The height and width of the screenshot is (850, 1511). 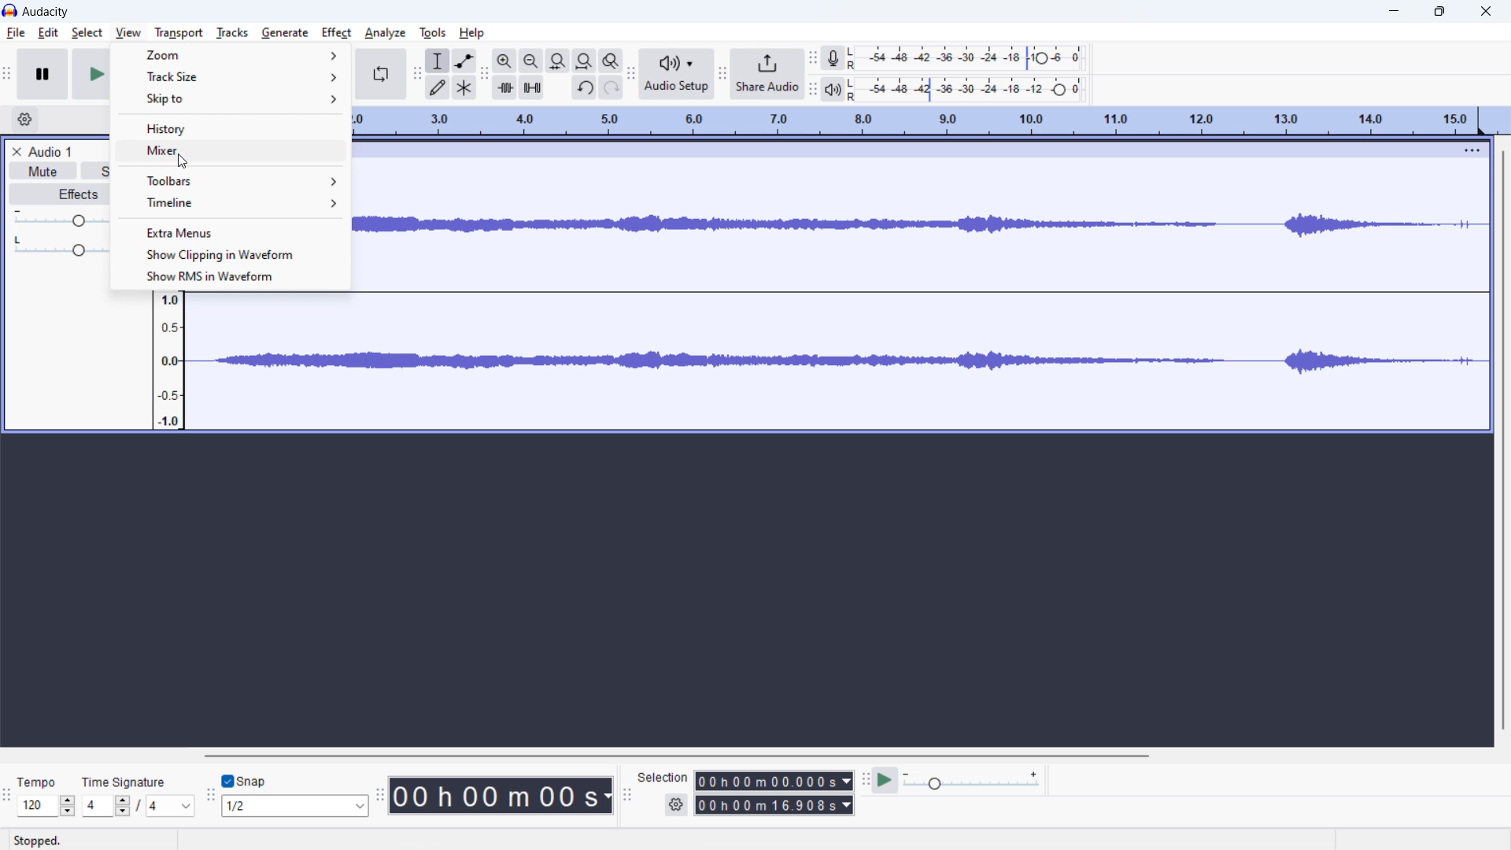 I want to click on effects, so click(x=63, y=194).